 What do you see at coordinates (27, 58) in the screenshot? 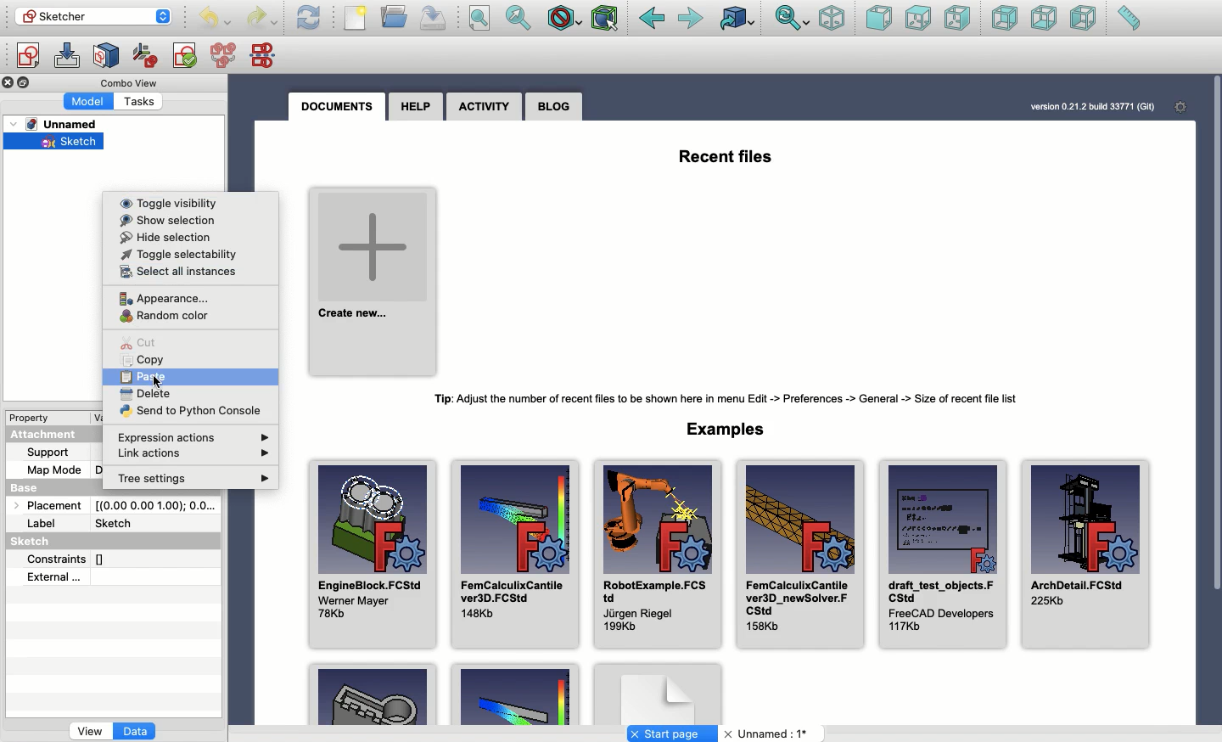
I see `Create sketch ` at bounding box center [27, 58].